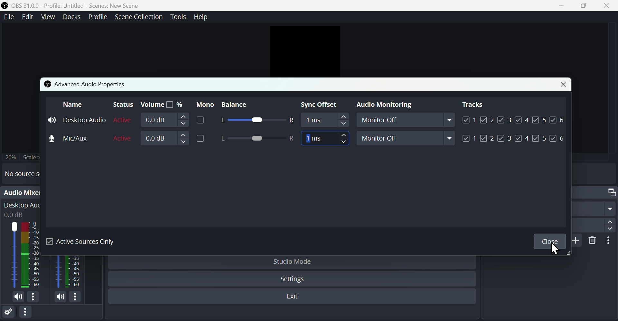 This screenshot has width=618, height=321. What do you see at coordinates (175, 120) in the screenshot?
I see `Volume` at bounding box center [175, 120].